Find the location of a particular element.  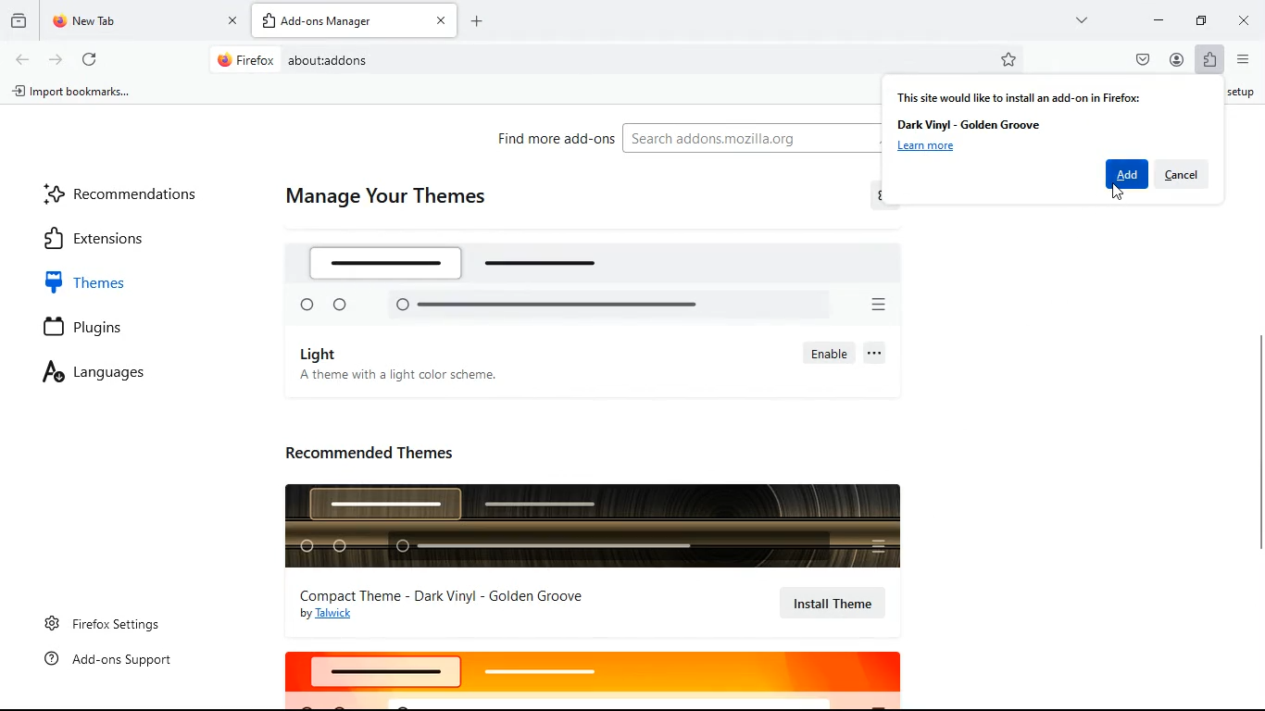

profile is located at coordinates (1177, 63).